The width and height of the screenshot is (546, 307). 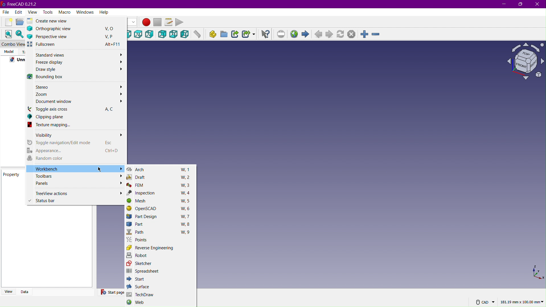 I want to click on Property, so click(x=12, y=174).